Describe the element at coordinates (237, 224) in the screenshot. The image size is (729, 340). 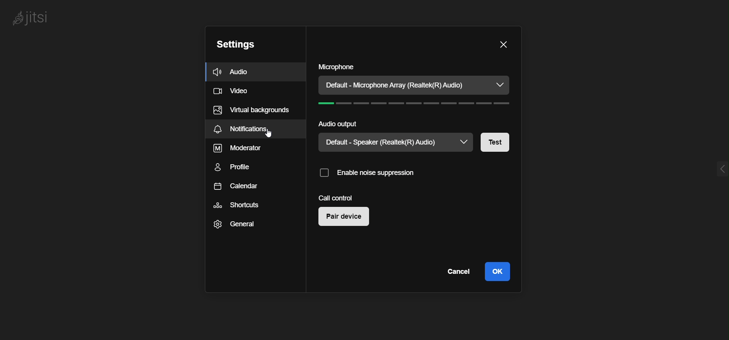
I see `general` at that location.